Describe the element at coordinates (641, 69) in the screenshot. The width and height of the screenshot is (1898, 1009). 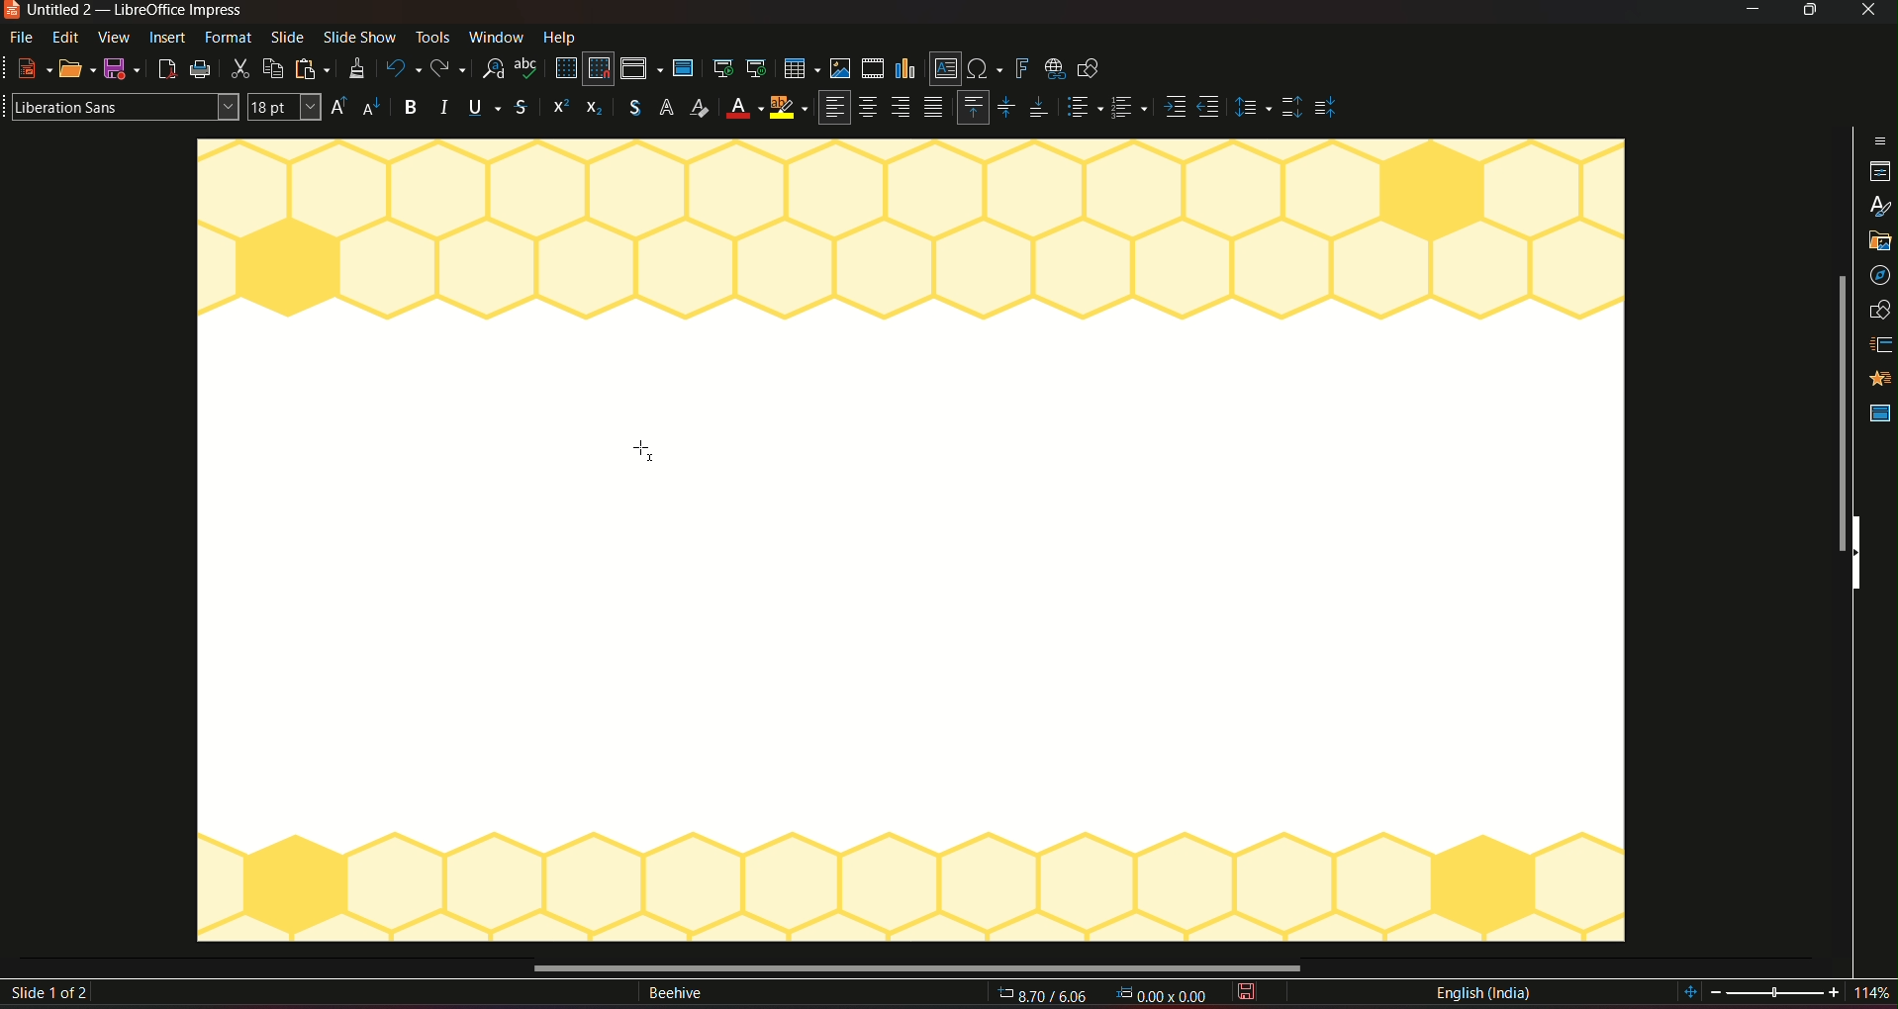
I see `display views` at that location.